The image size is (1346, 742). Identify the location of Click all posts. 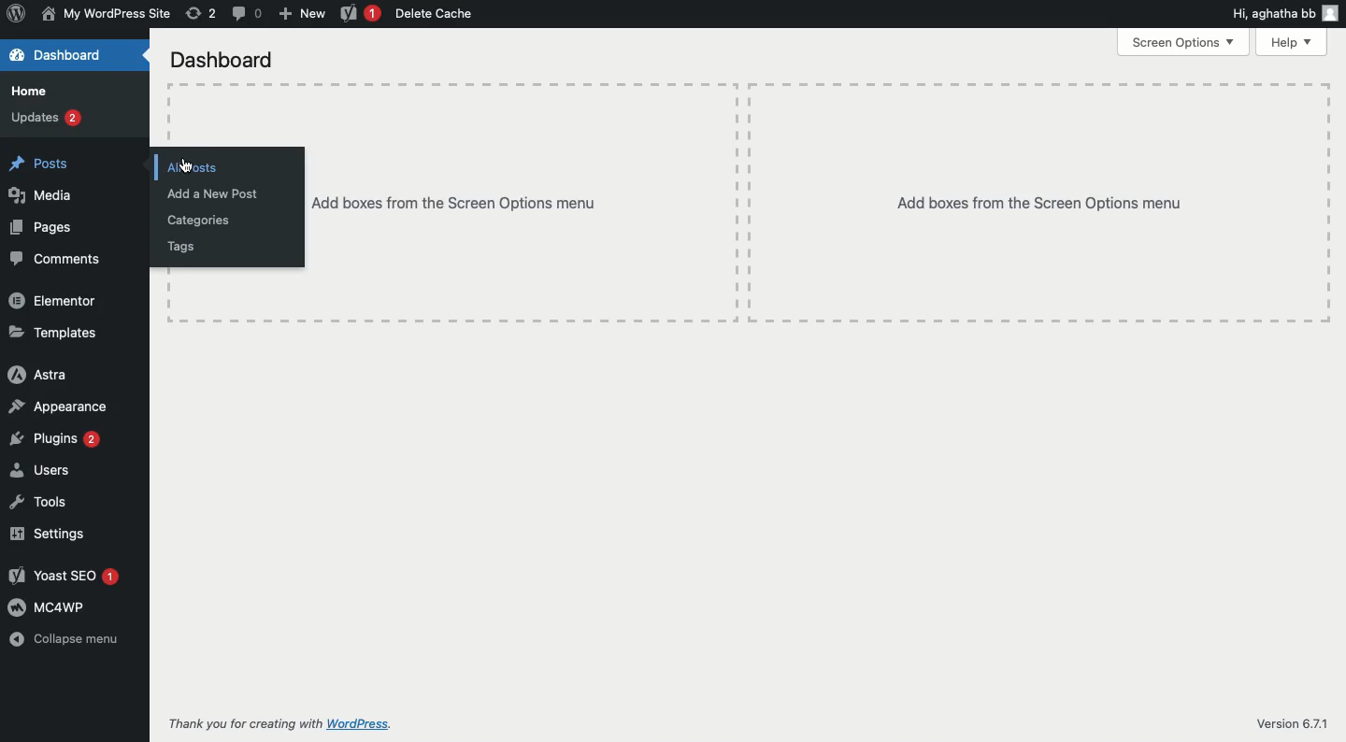
(186, 163).